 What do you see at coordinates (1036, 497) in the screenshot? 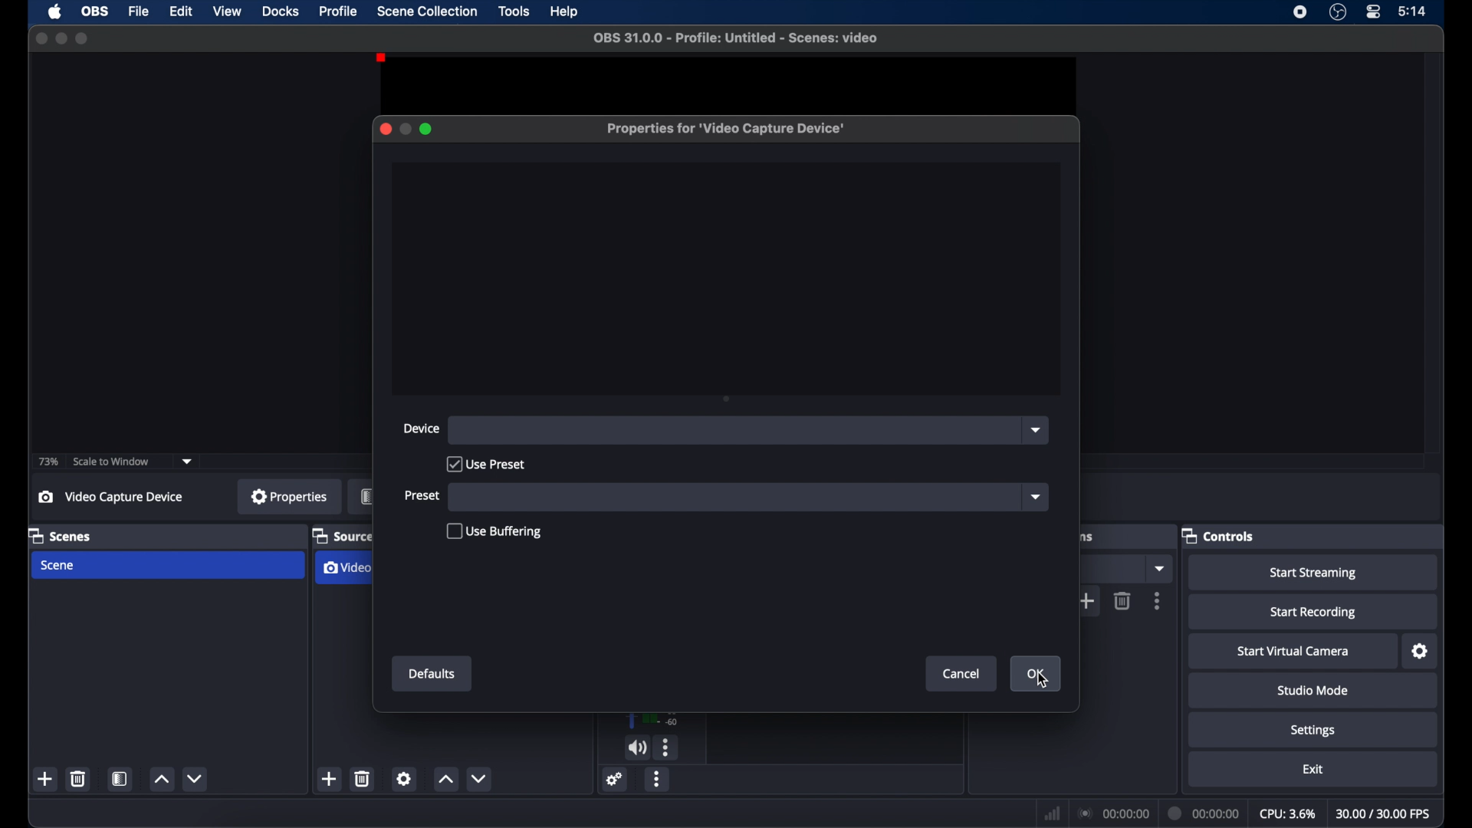
I see `dropdown` at bounding box center [1036, 497].